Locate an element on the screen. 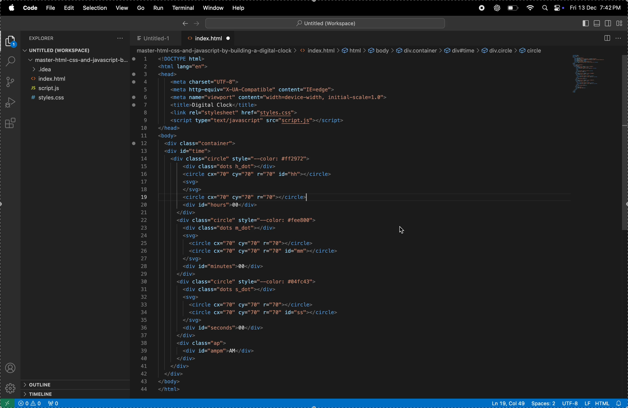 The image size is (628, 408). window is located at coordinates (213, 7).